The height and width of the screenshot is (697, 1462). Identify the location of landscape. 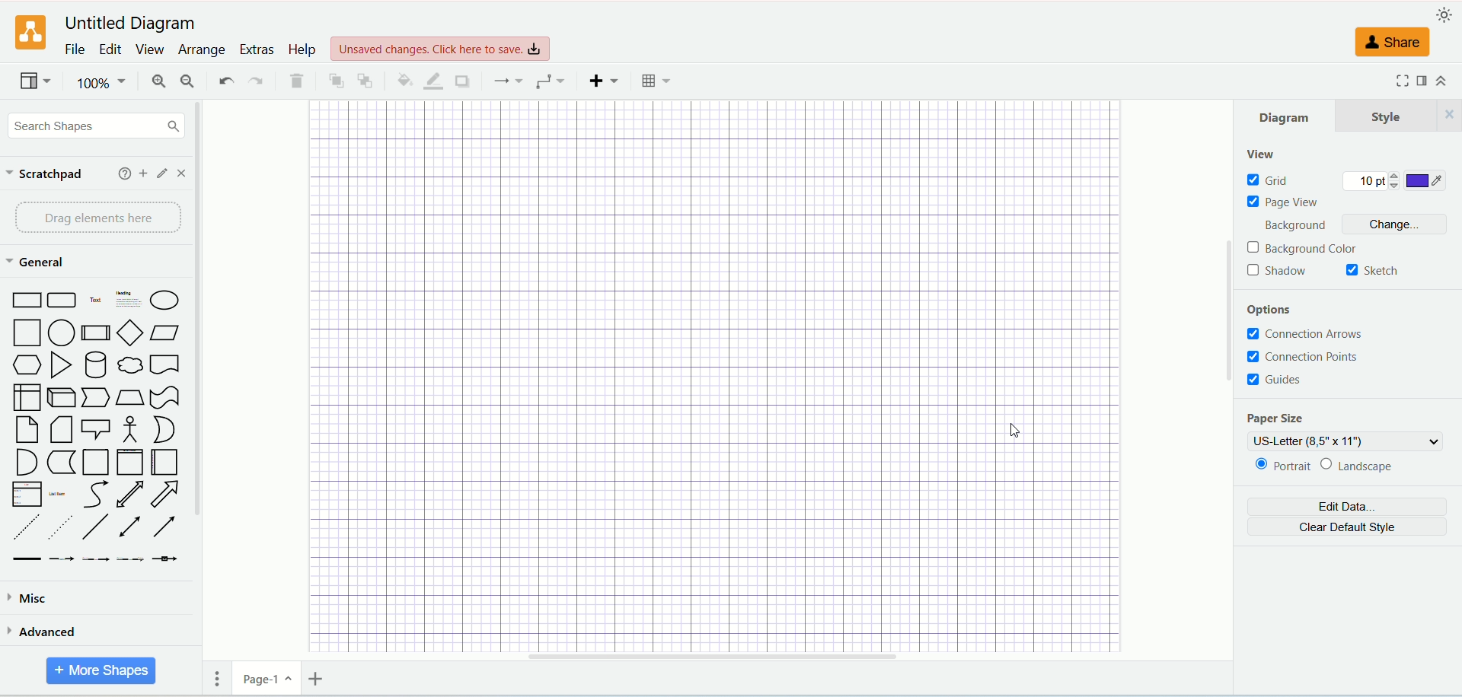
(1360, 464).